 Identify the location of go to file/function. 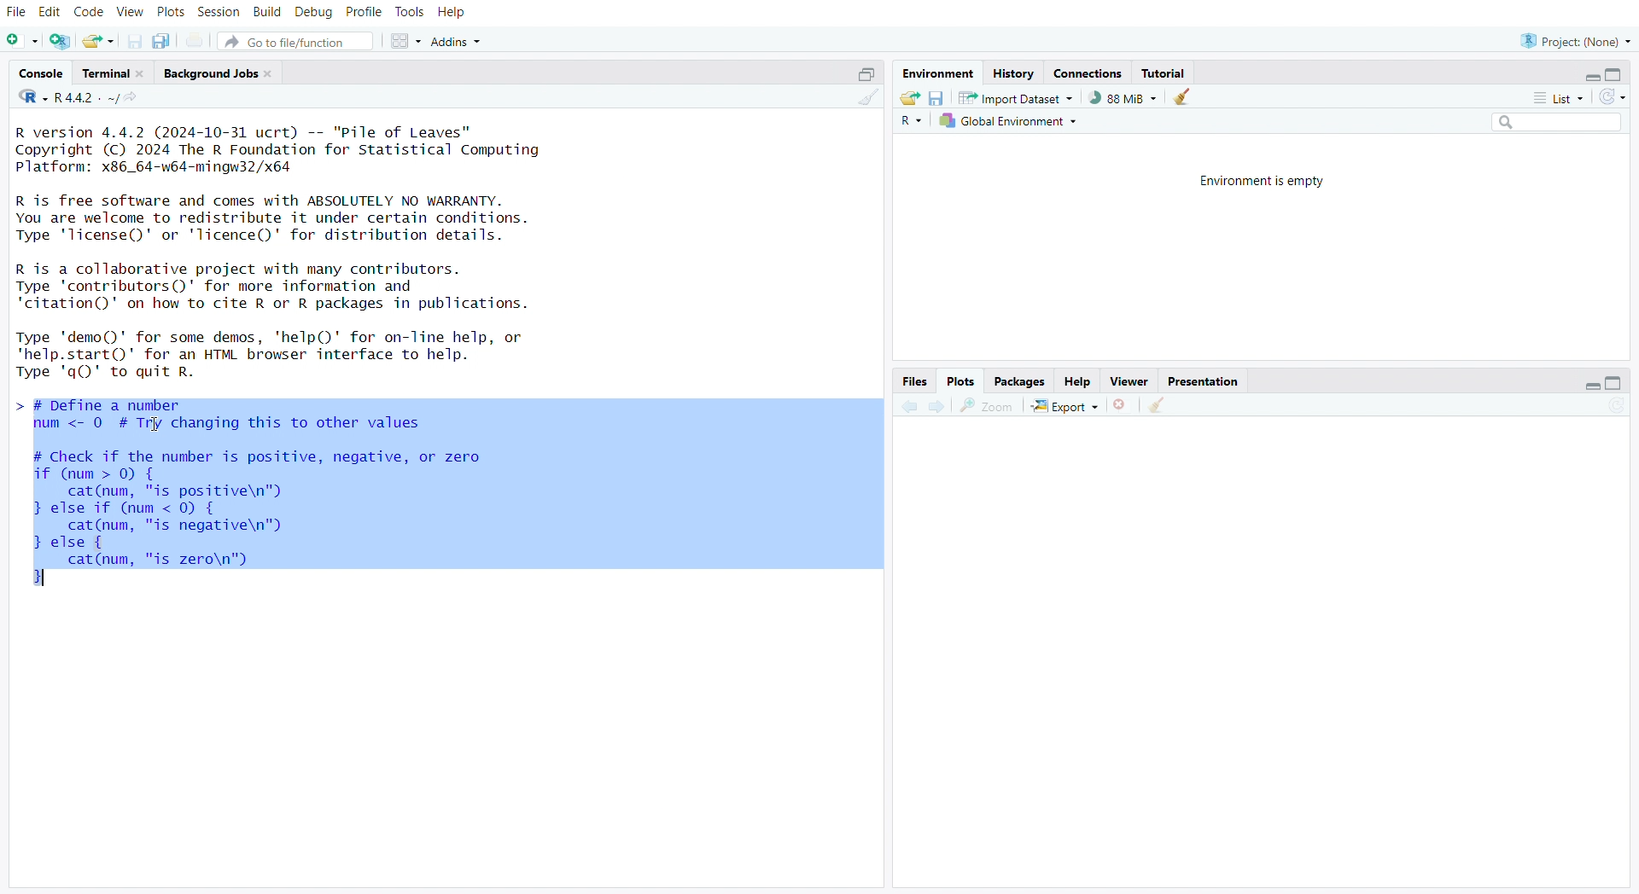
(300, 44).